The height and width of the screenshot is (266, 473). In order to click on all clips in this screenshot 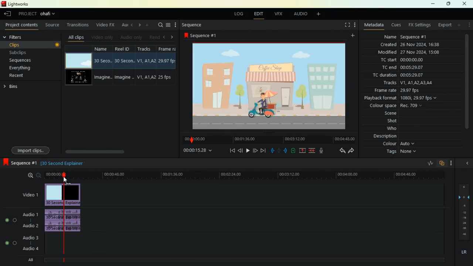, I will do `click(77, 38)`.